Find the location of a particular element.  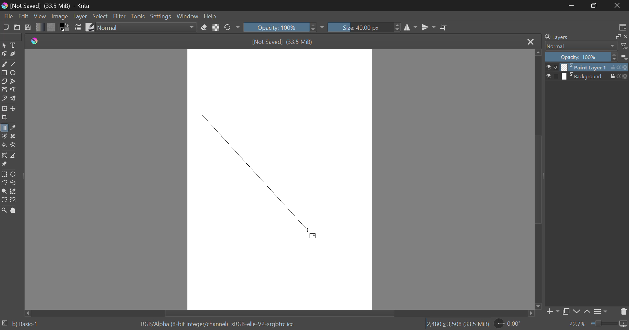

Brush Settings is located at coordinates (78, 27).